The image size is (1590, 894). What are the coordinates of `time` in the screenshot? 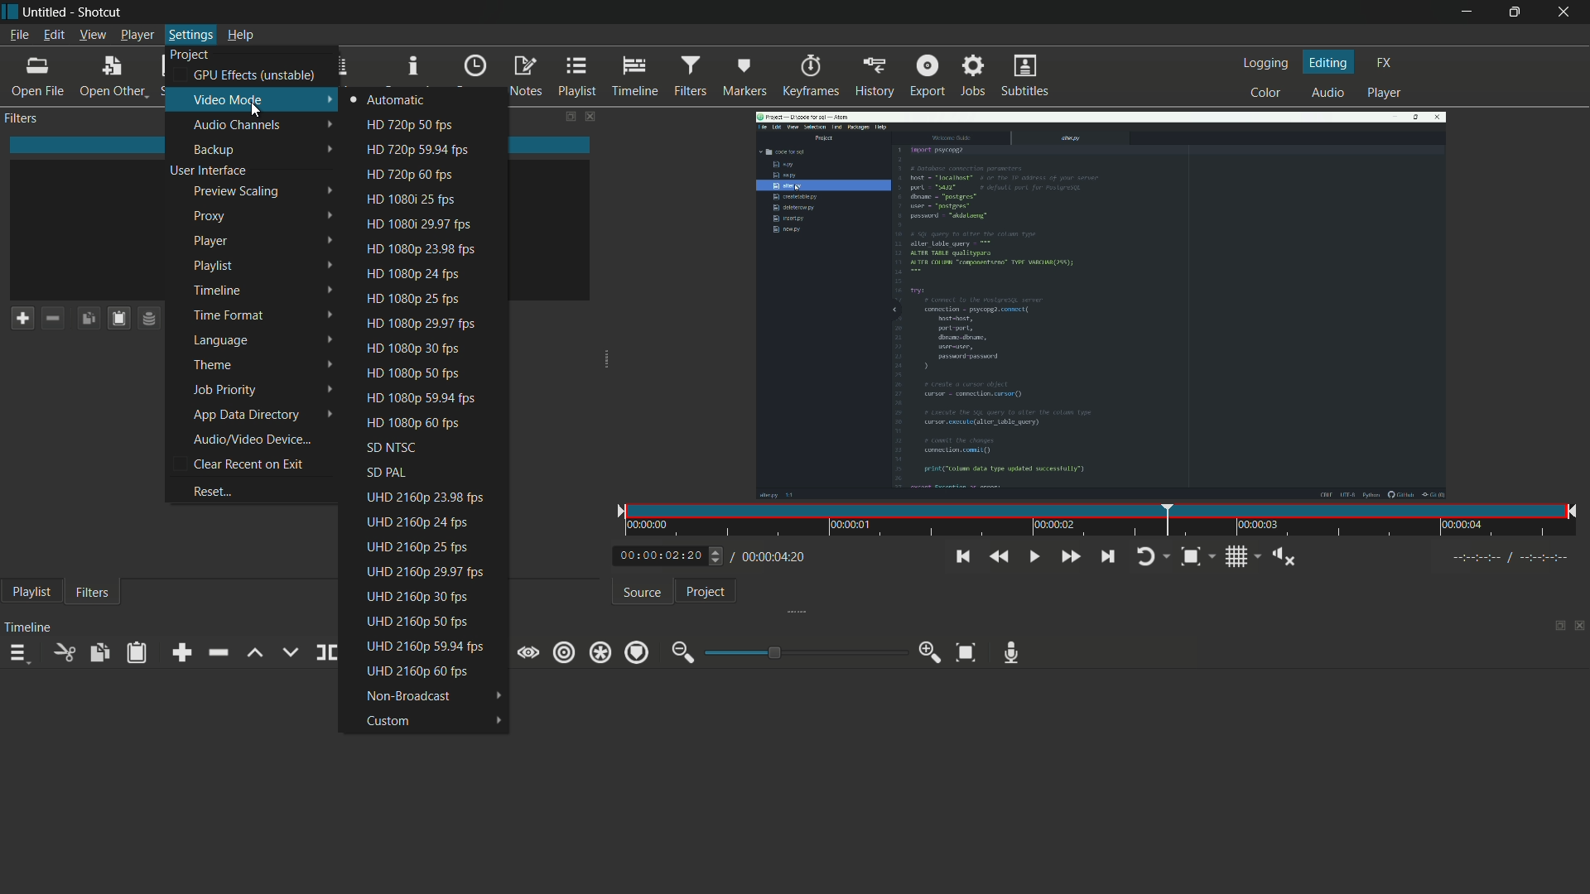 It's located at (1105, 520).